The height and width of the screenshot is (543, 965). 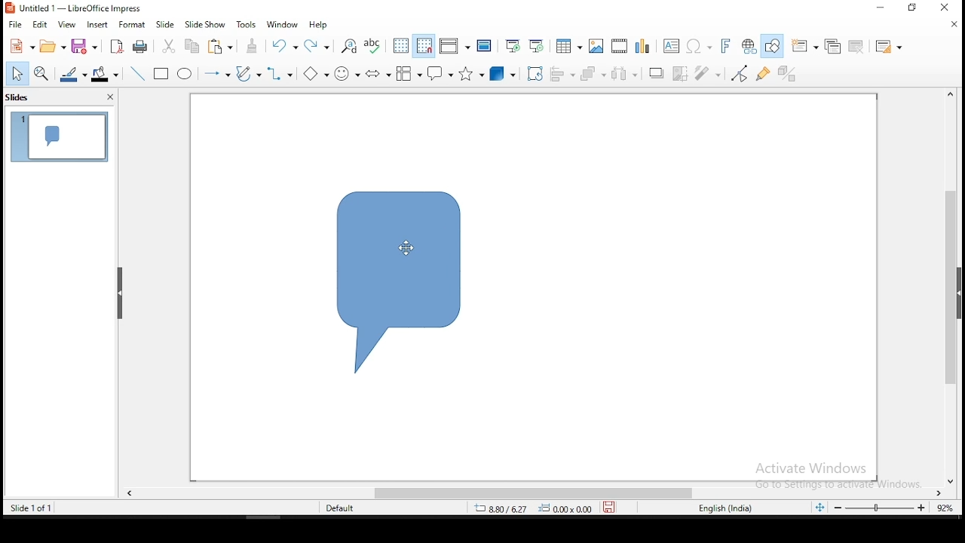 I want to click on slide 1, so click(x=57, y=137).